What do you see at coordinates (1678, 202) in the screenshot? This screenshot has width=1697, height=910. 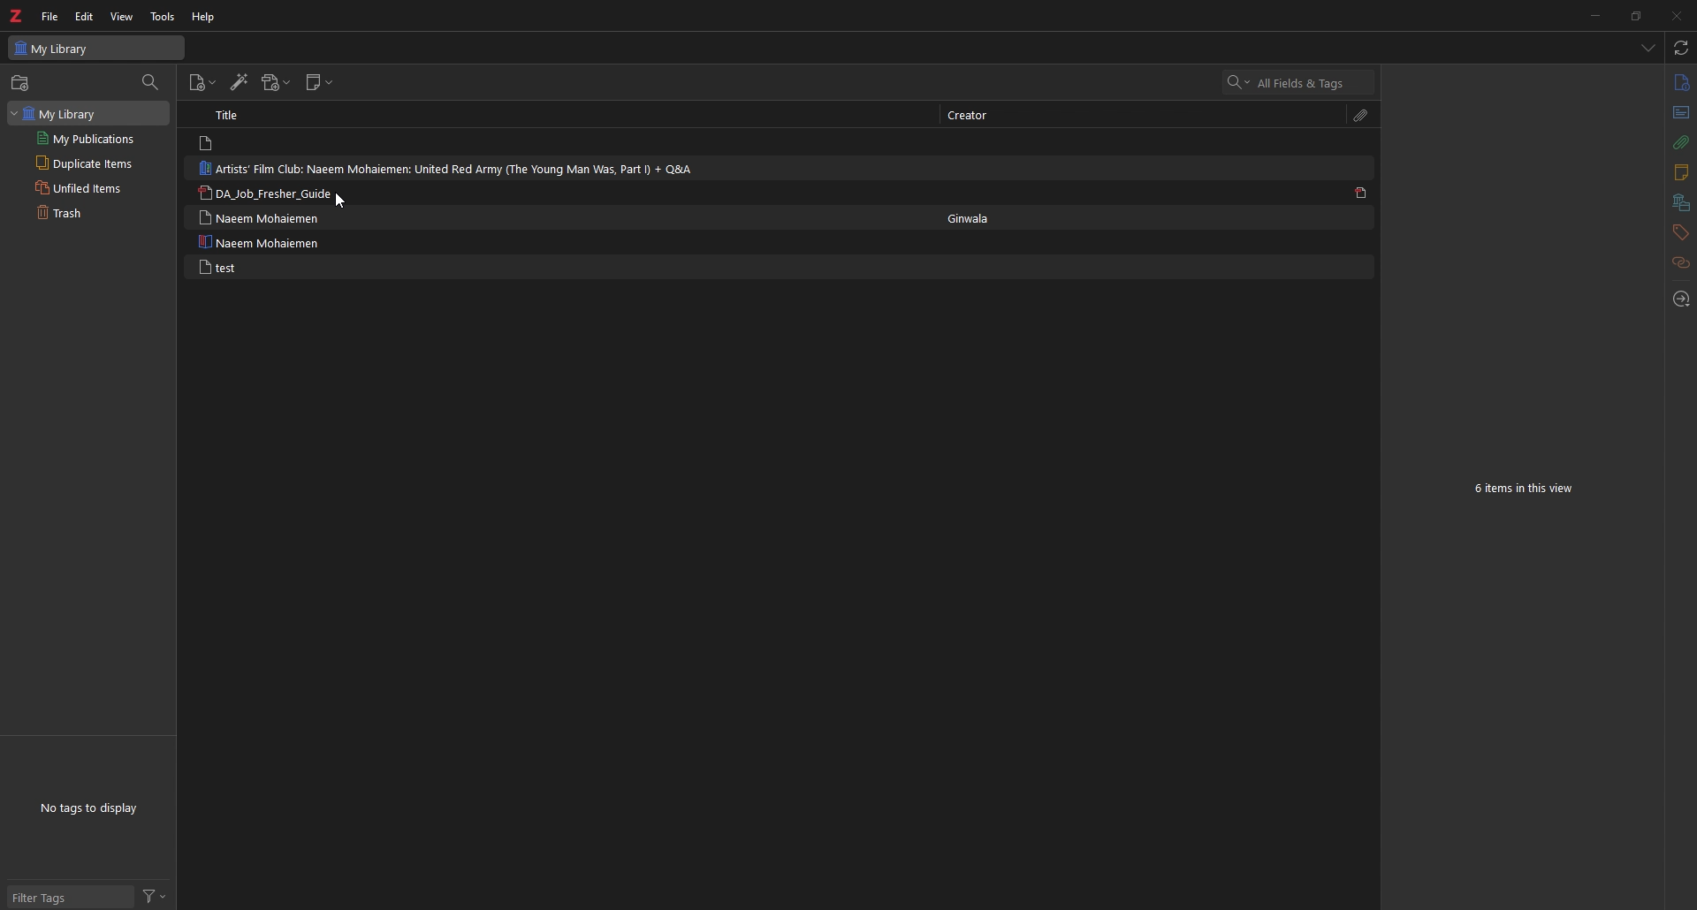 I see `libraries and collection` at bounding box center [1678, 202].